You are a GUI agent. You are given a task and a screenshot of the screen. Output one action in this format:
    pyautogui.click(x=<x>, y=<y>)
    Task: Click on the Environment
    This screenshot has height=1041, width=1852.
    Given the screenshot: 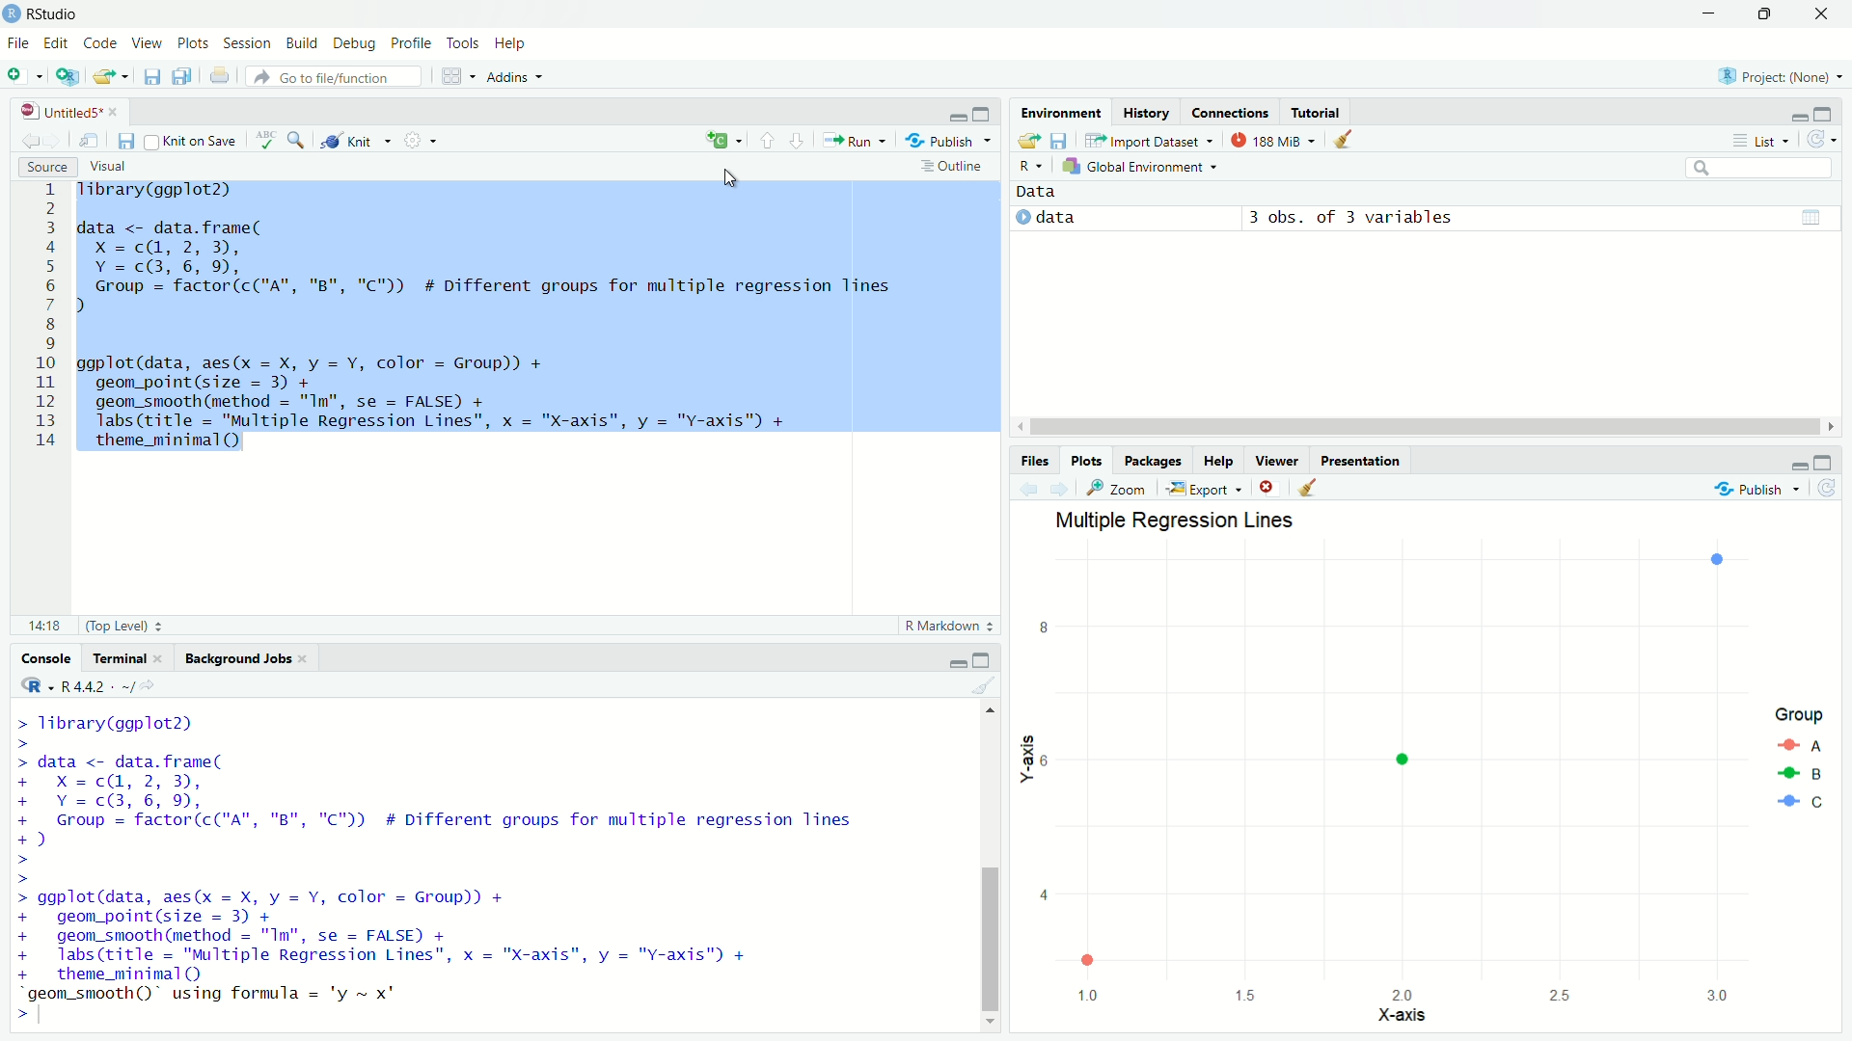 What is the action you would take?
    pyautogui.click(x=1062, y=113)
    